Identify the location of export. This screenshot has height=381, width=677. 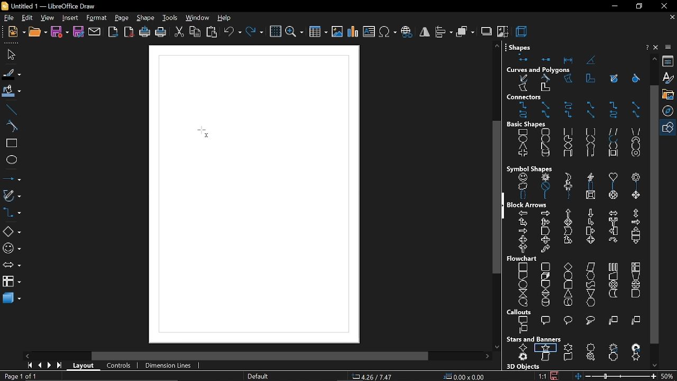
(112, 33).